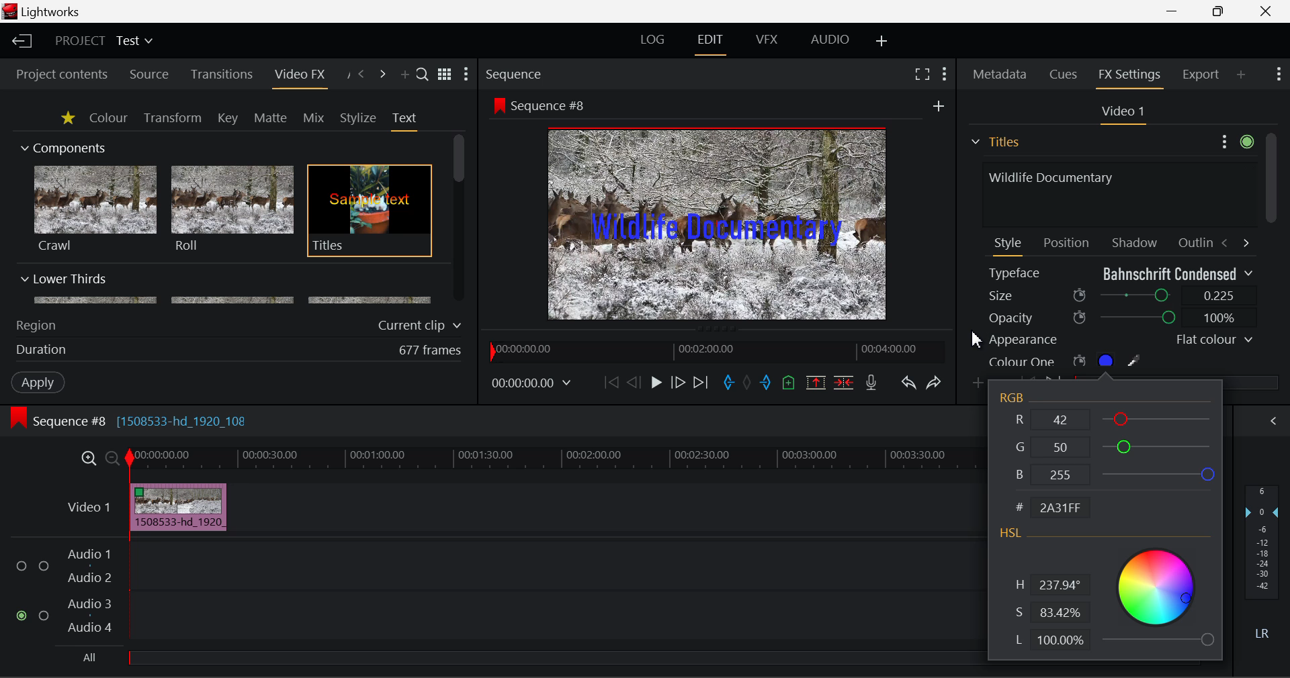  I want to click on Play, so click(656, 382).